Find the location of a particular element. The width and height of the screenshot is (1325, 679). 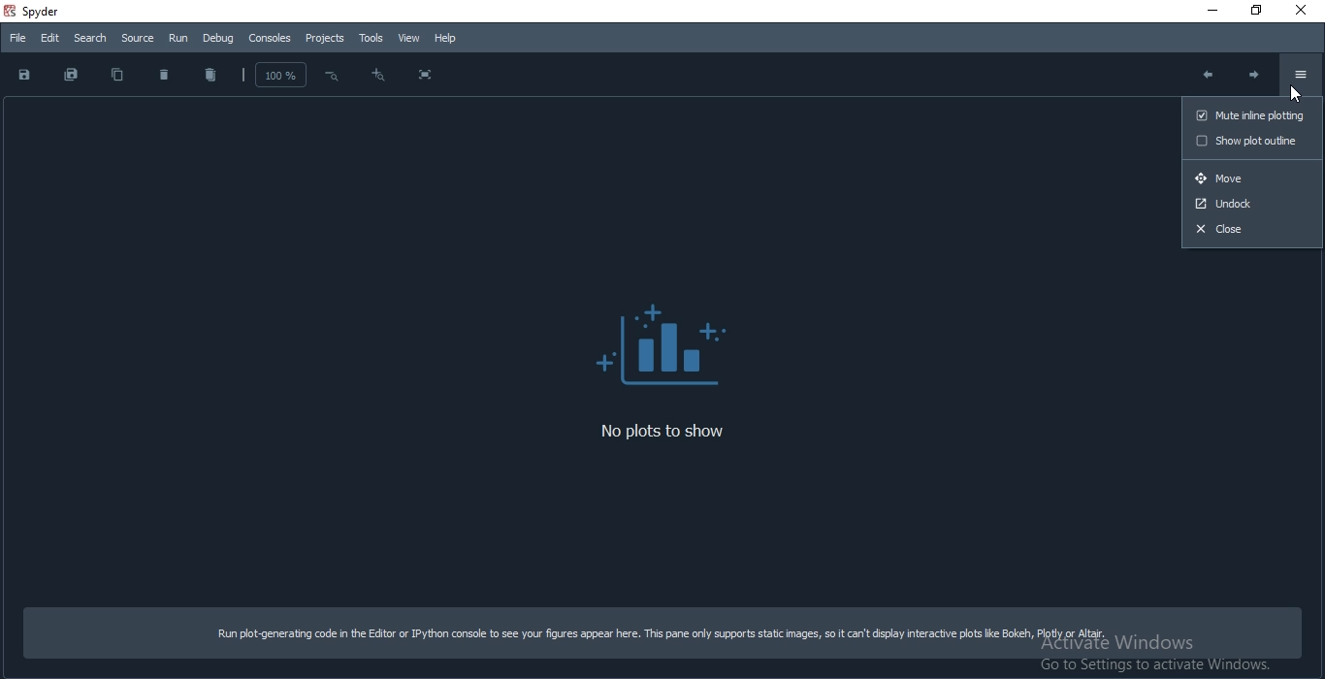

No plots to show is located at coordinates (672, 434).